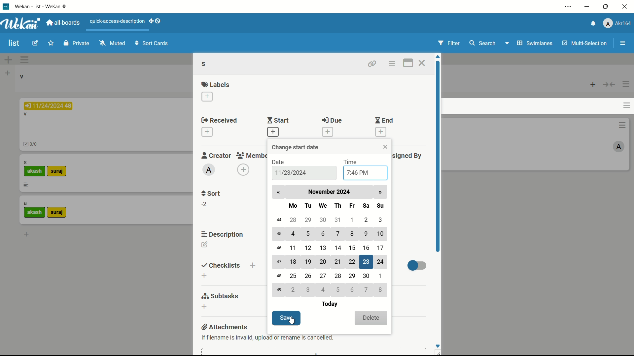 The height and width of the screenshot is (356, 634). Describe the element at coordinates (57, 171) in the screenshot. I see `label-2` at that location.